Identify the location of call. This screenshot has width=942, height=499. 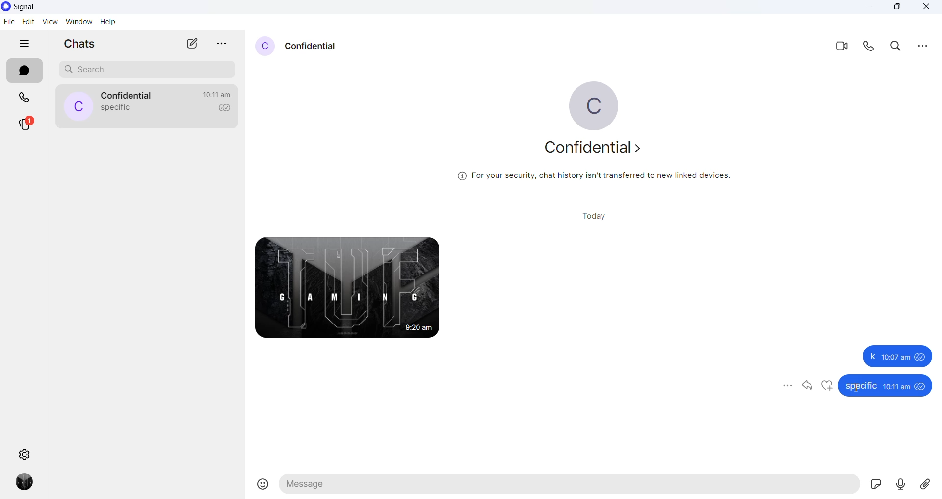
(871, 47).